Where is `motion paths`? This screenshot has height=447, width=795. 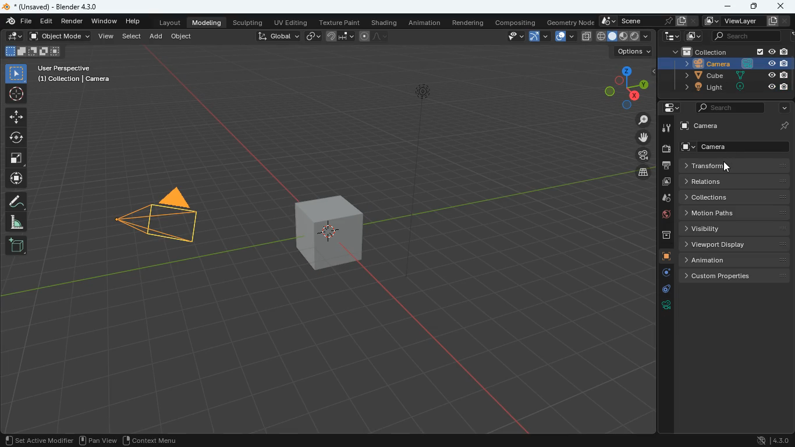
motion paths is located at coordinates (736, 212).